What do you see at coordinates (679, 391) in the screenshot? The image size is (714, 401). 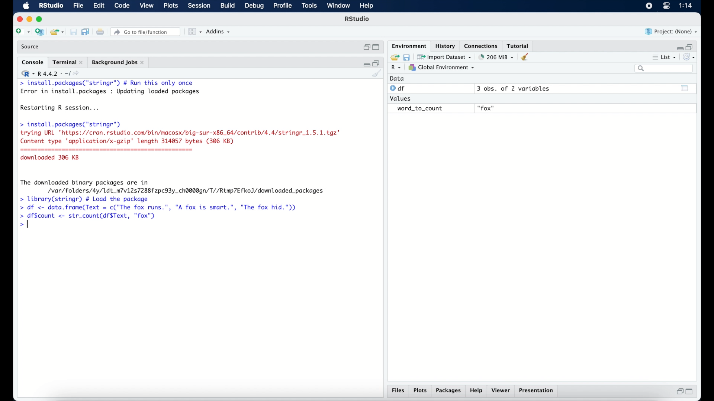 I see `restore down` at bounding box center [679, 391].